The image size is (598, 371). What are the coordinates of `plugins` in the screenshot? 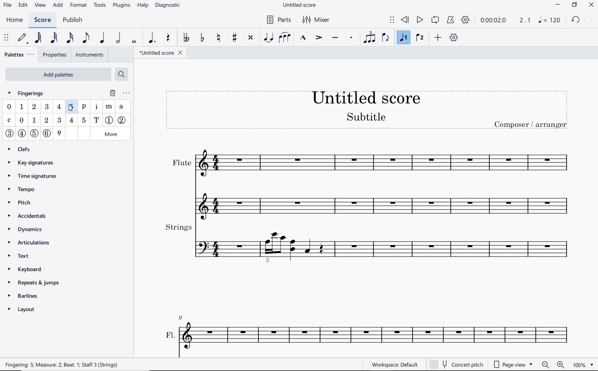 It's located at (121, 6).